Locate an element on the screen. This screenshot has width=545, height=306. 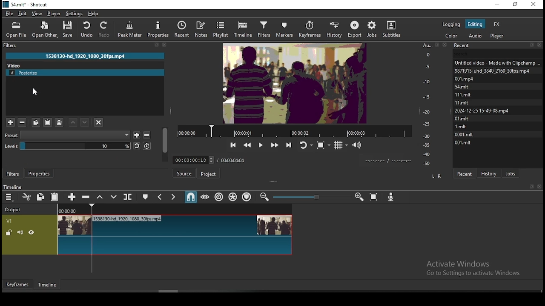
redo is located at coordinates (105, 30).